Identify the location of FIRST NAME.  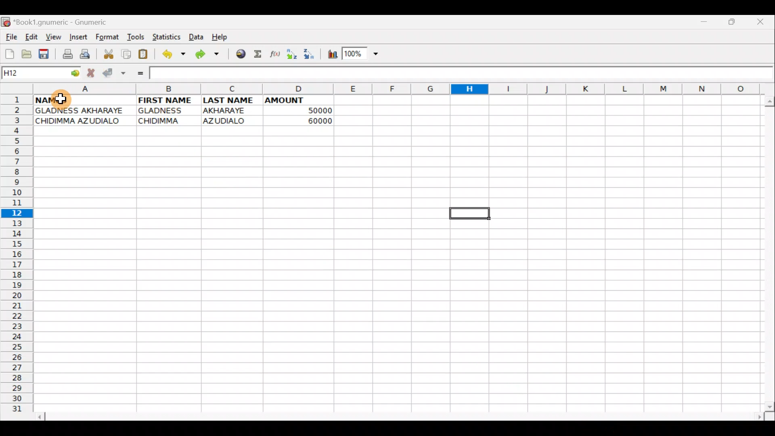
(166, 100).